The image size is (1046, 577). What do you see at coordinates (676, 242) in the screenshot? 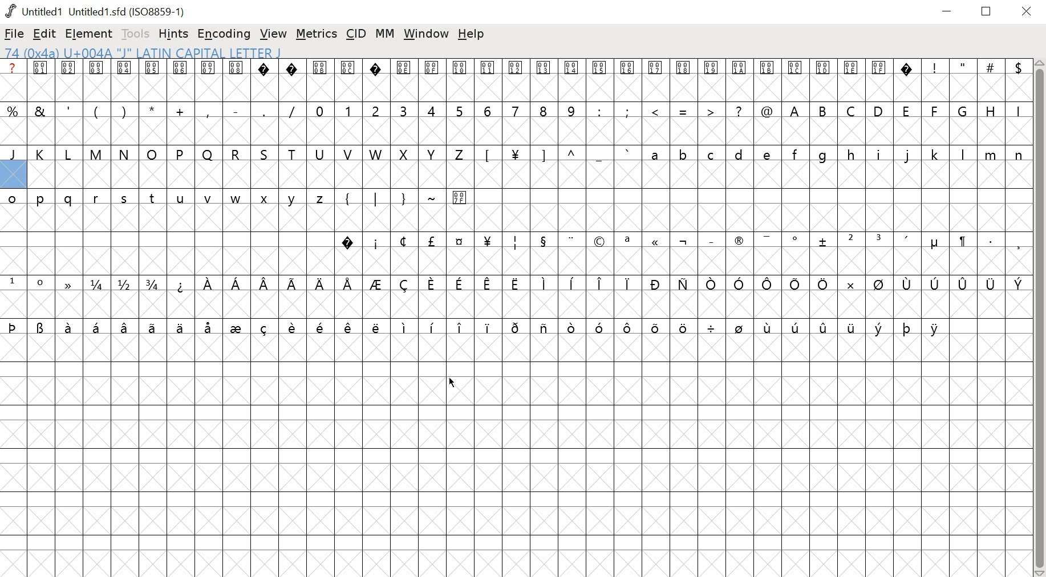
I see `symbols` at bounding box center [676, 242].